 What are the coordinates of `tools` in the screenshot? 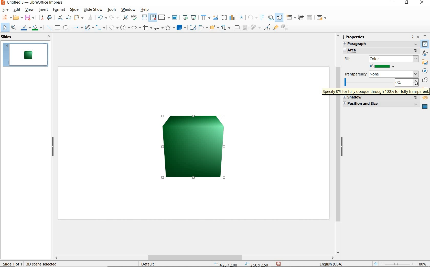 It's located at (112, 9).